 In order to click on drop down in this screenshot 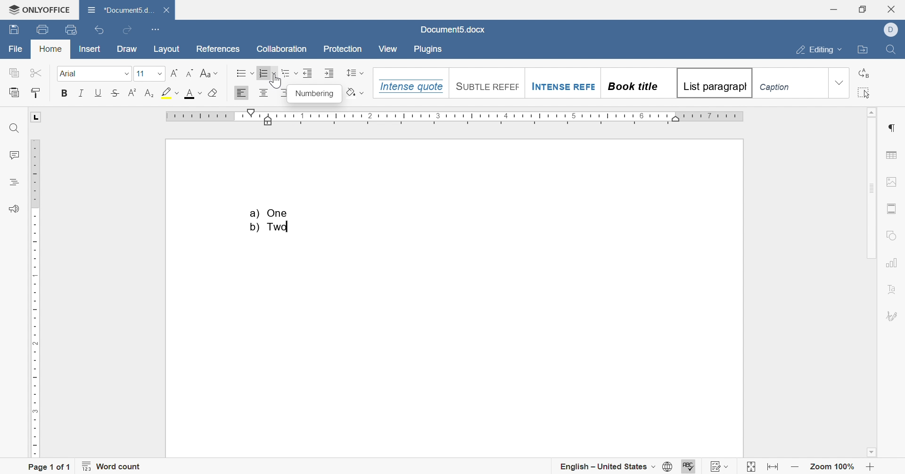, I will do `click(840, 82)`.